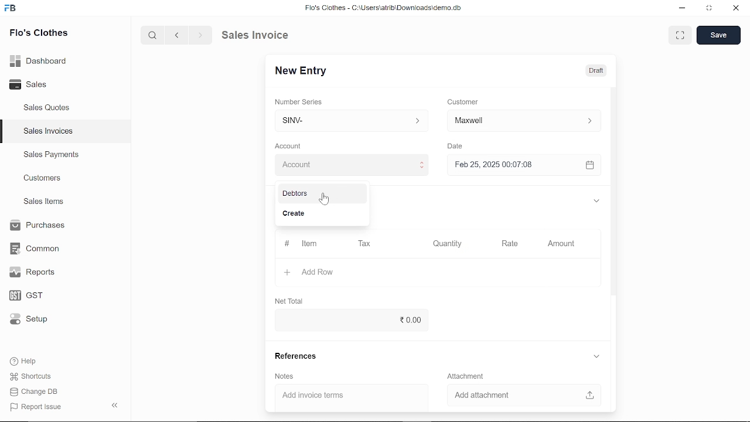 Image resolution: width=750 pixels, height=422 pixels. I want to click on expand, so click(681, 35).